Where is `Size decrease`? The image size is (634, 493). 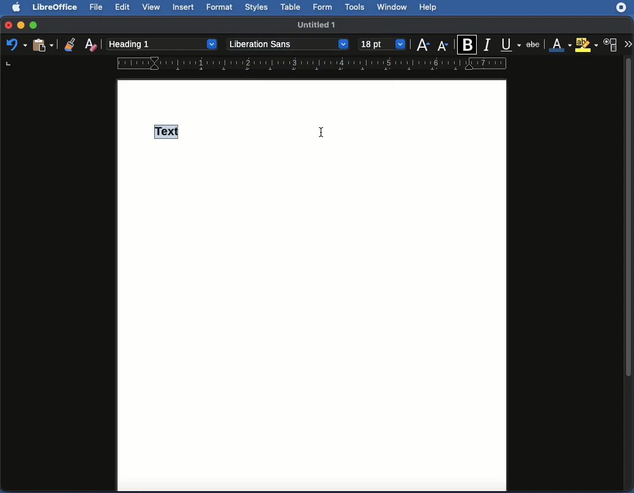 Size decrease is located at coordinates (444, 45).